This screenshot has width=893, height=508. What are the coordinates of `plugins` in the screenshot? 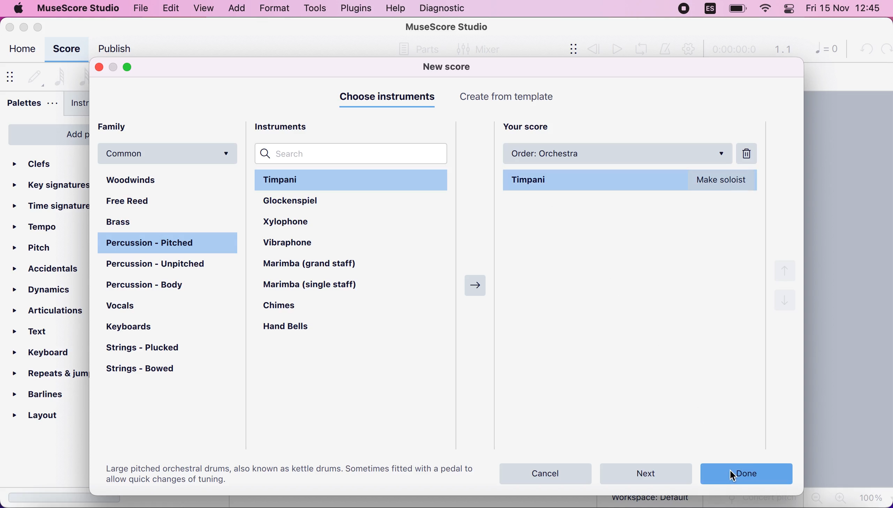 It's located at (355, 8).